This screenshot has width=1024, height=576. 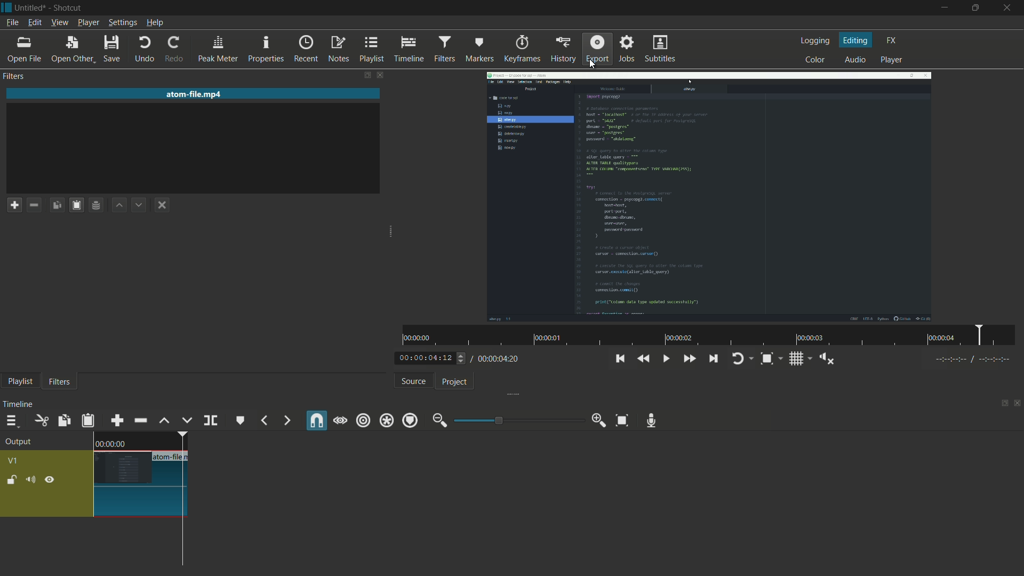 What do you see at coordinates (66, 7) in the screenshot?
I see `app name` at bounding box center [66, 7].